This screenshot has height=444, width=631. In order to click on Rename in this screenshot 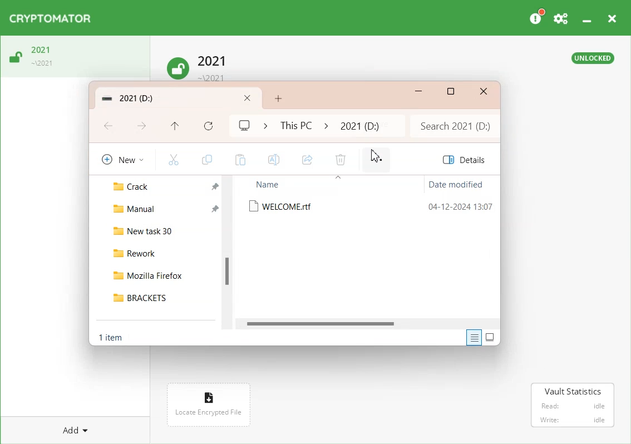, I will do `click(274, 159)`.